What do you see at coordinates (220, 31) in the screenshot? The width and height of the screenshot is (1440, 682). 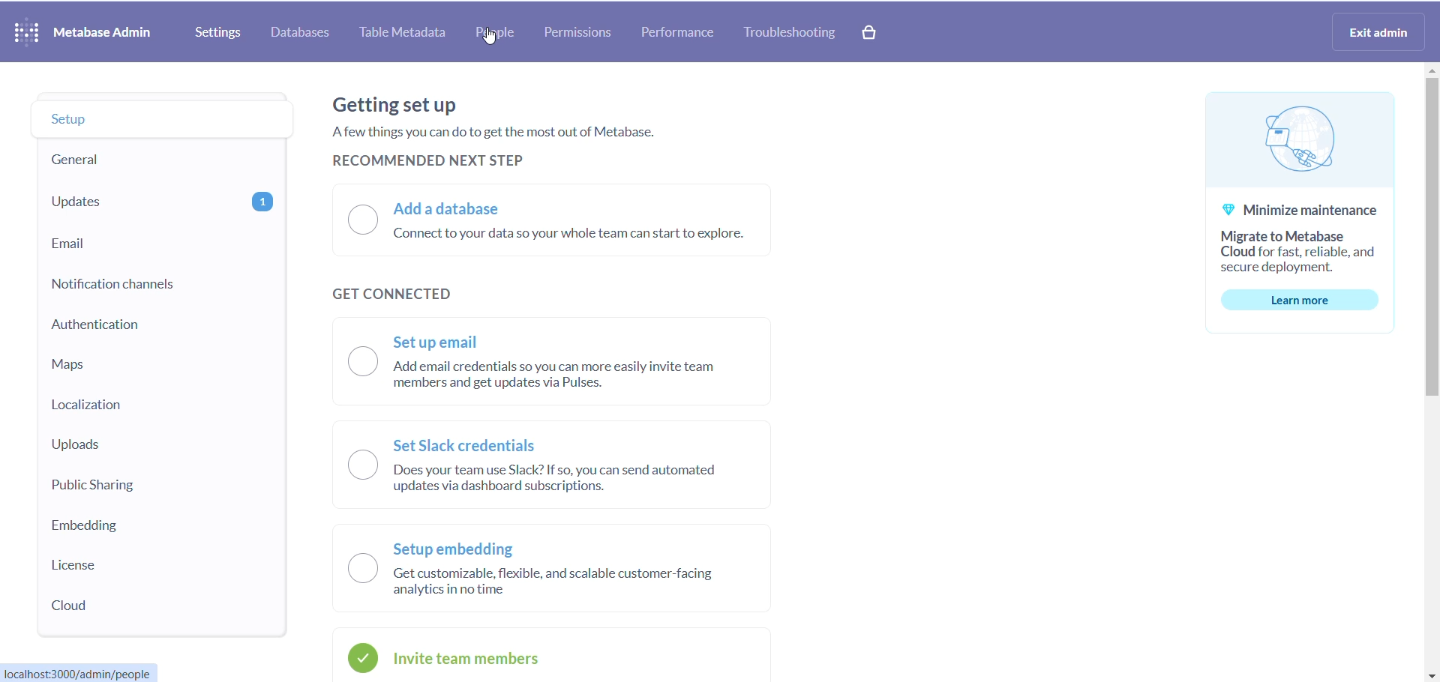 I see `settings` at bounding box center [220, 31].